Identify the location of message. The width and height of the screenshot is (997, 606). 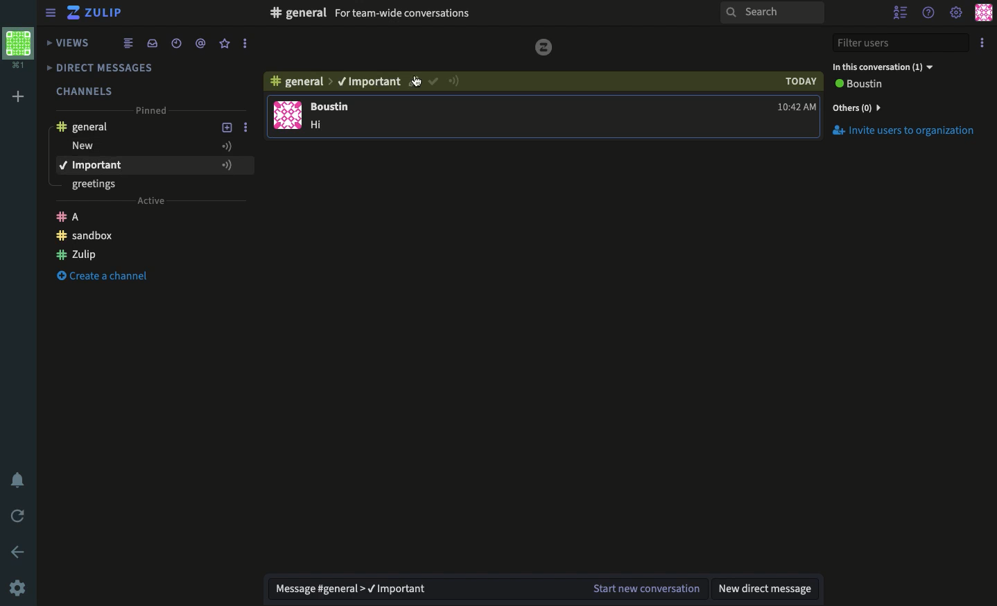
(325, 126).